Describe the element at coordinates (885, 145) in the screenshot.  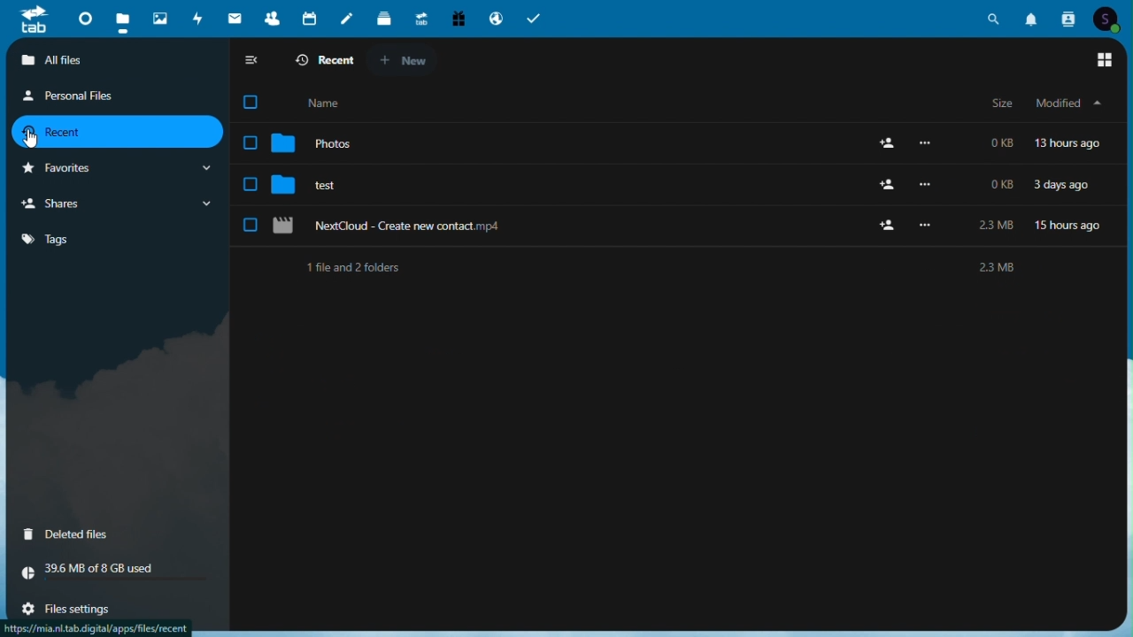
I see `add user` at that location.